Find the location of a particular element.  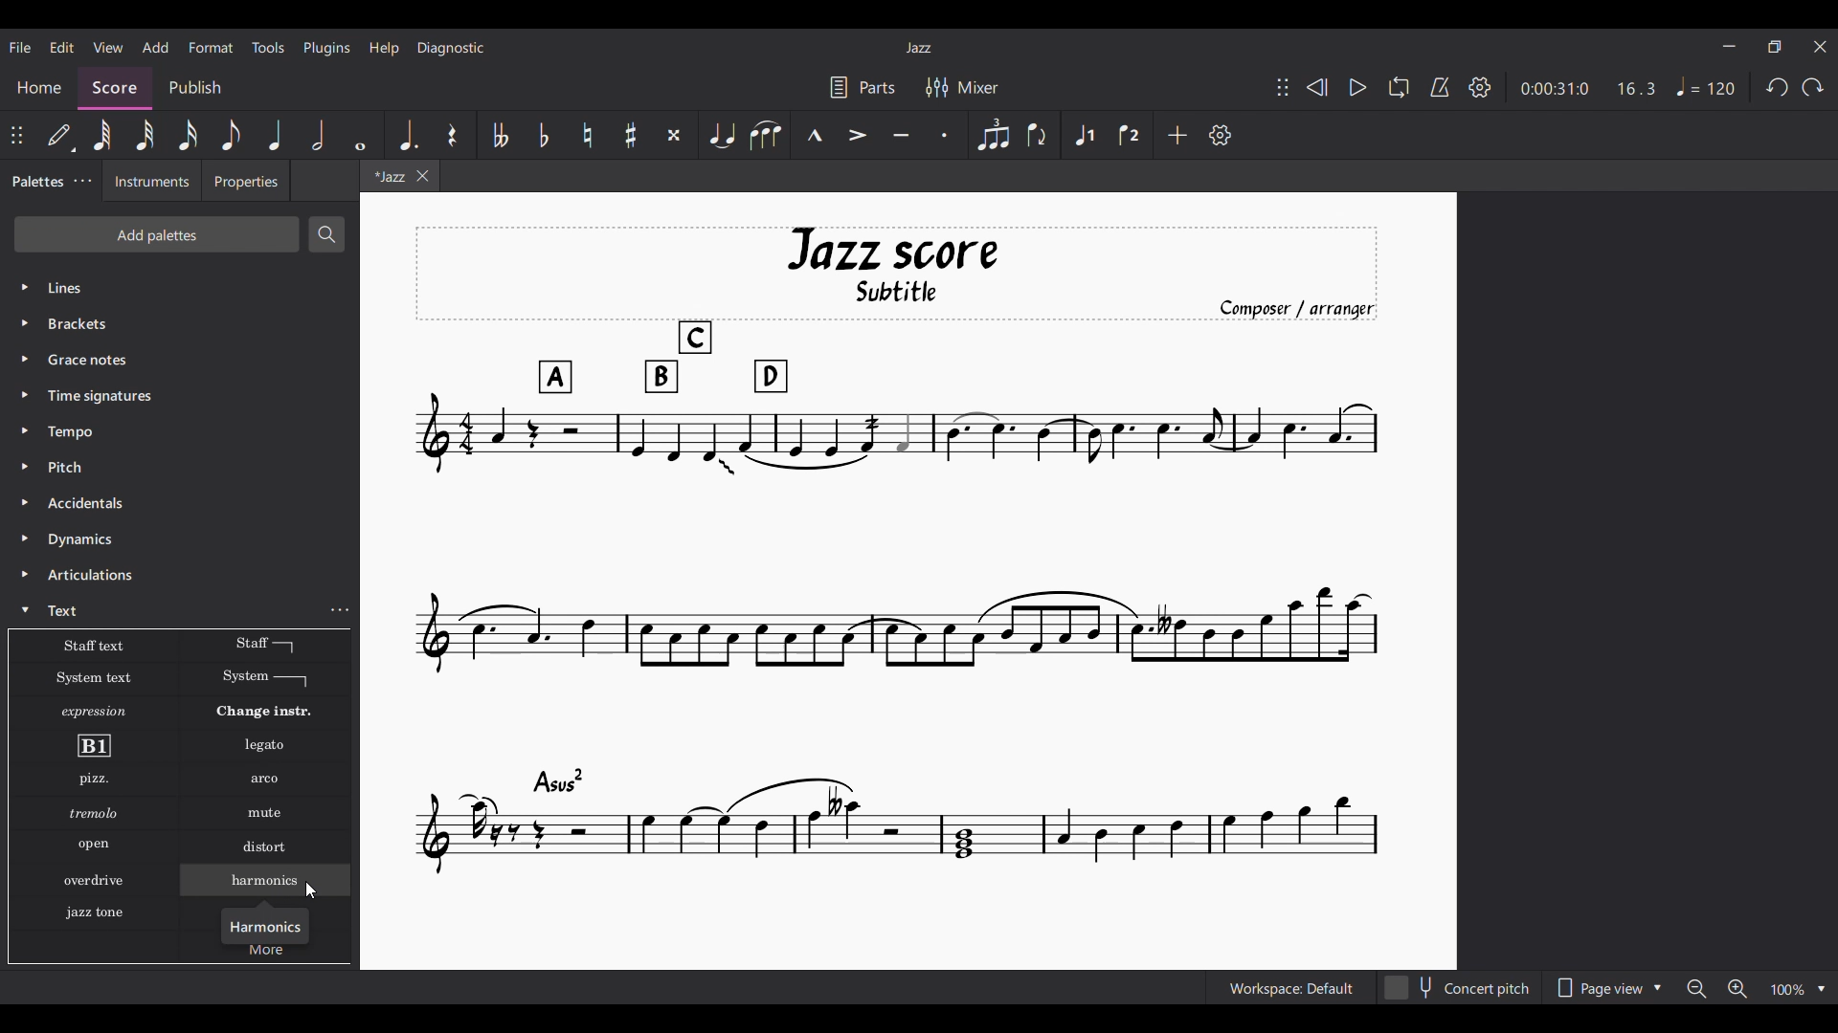

Harmonics is located at coordinates (277, 885).